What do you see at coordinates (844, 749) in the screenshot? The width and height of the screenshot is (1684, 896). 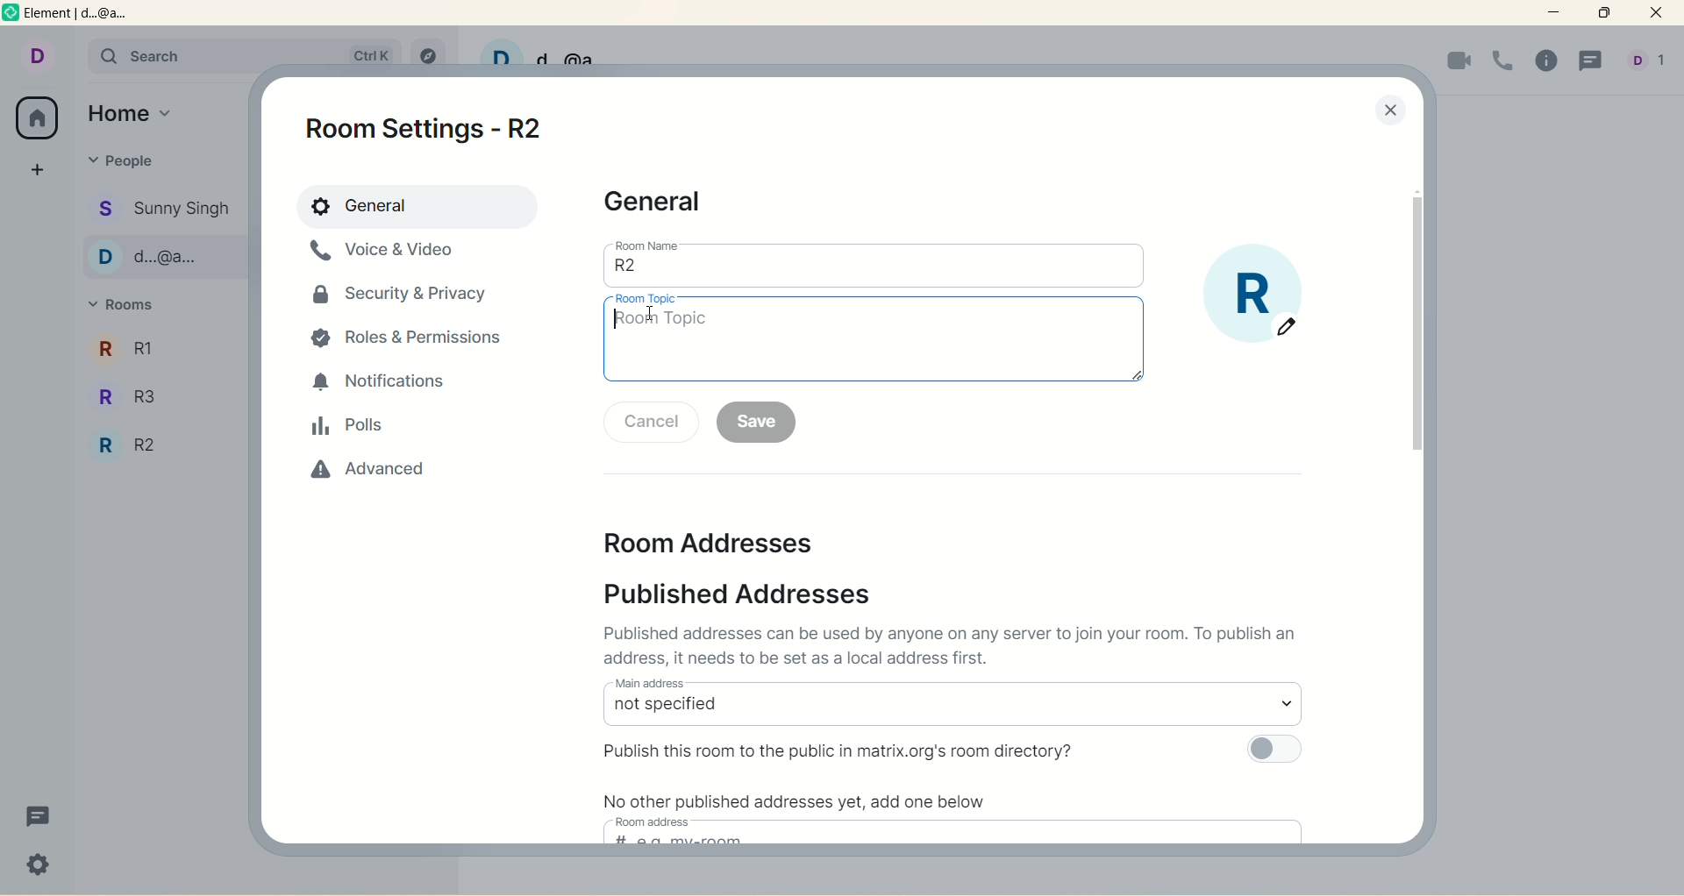 I see `publish room to public` at bounding box center [844, 749].